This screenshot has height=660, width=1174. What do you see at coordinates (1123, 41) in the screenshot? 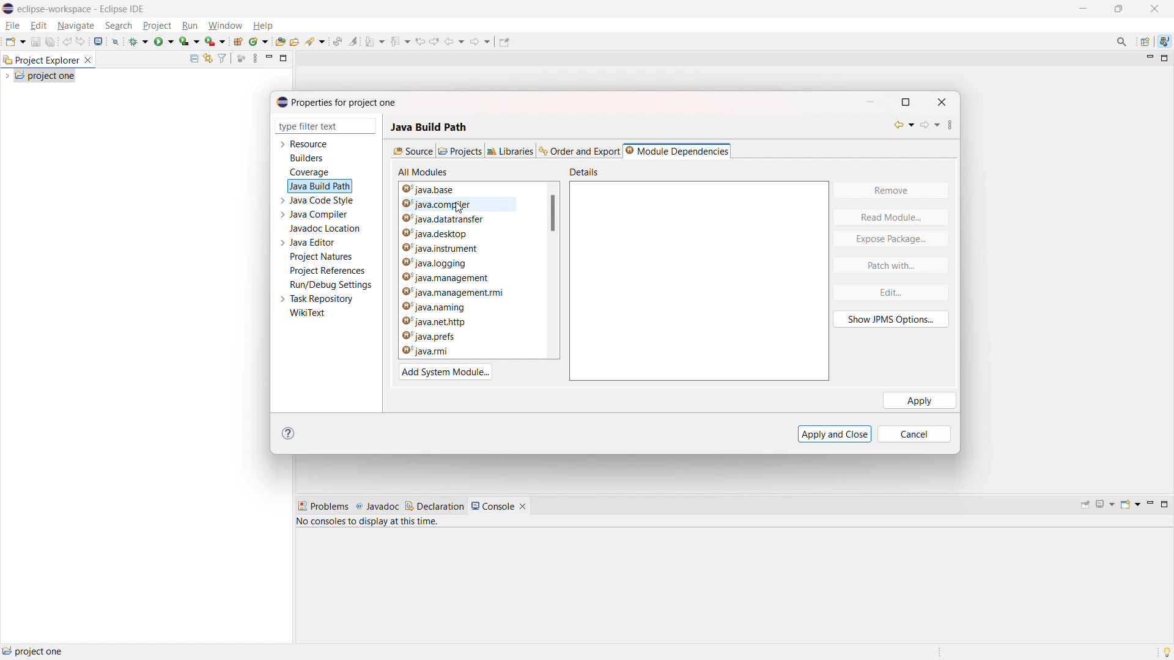
I see `access commands and other items` at bounding box center [1123, 41].